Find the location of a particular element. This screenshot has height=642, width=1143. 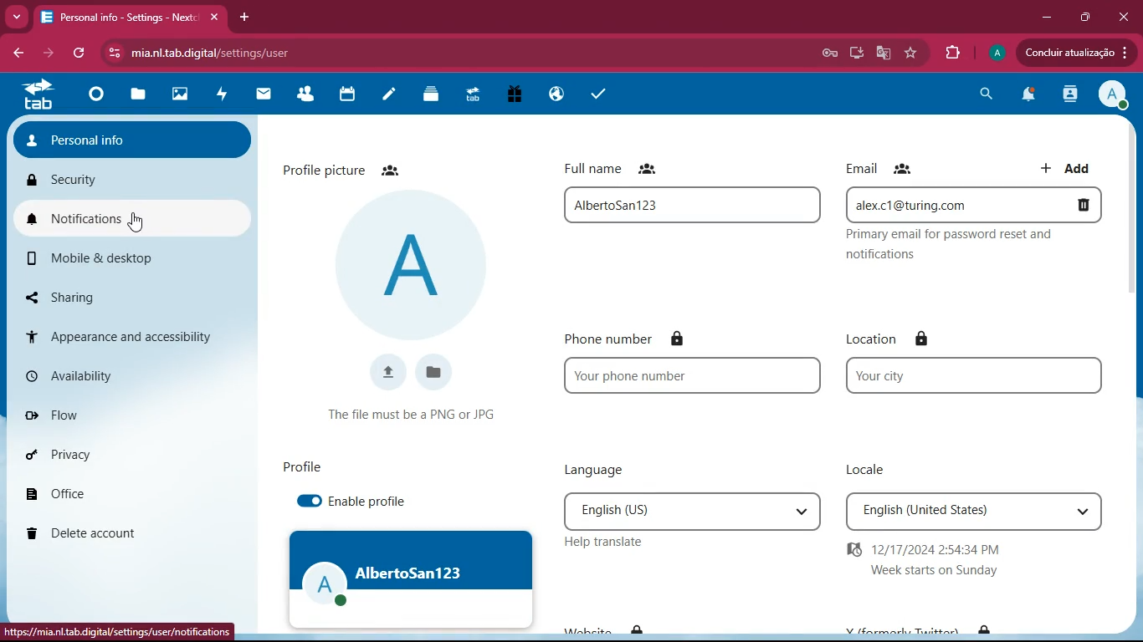

profile is located at coordinates (994, 53).